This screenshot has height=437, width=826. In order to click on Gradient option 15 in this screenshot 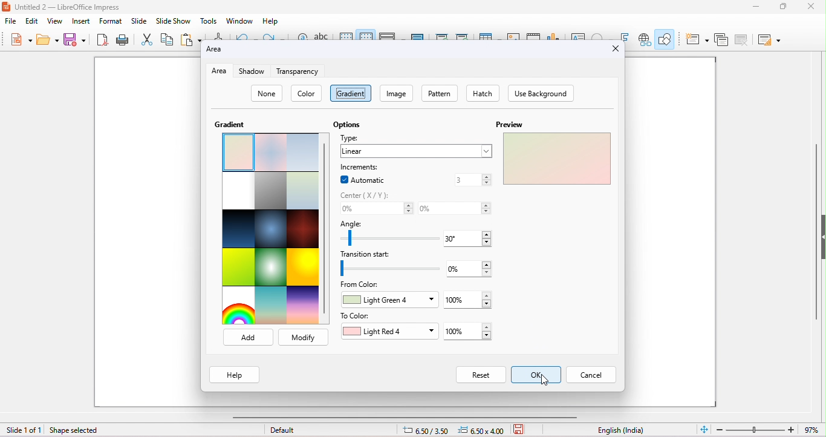, I will do `click(303, 303)`.